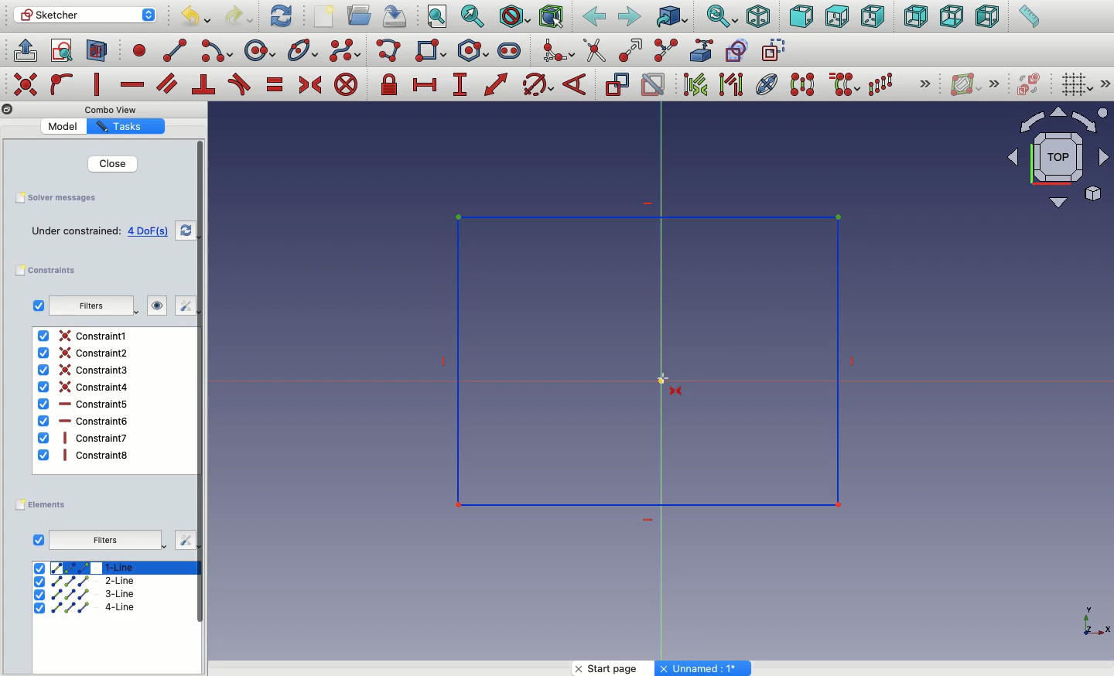 The image size is (1114, 676). Describe the element at coordinates (218, 51) in the screenshot. I see `arc` at that location.